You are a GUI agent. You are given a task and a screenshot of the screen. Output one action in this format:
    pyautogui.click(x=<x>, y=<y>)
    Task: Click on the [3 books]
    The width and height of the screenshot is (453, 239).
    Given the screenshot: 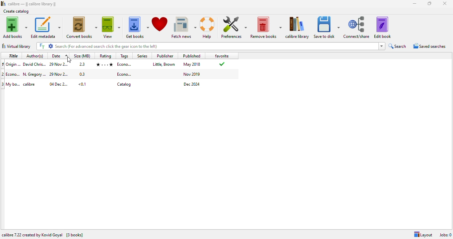 What is the action you would take?
    pyautogui.click(x=75, y=235)
    